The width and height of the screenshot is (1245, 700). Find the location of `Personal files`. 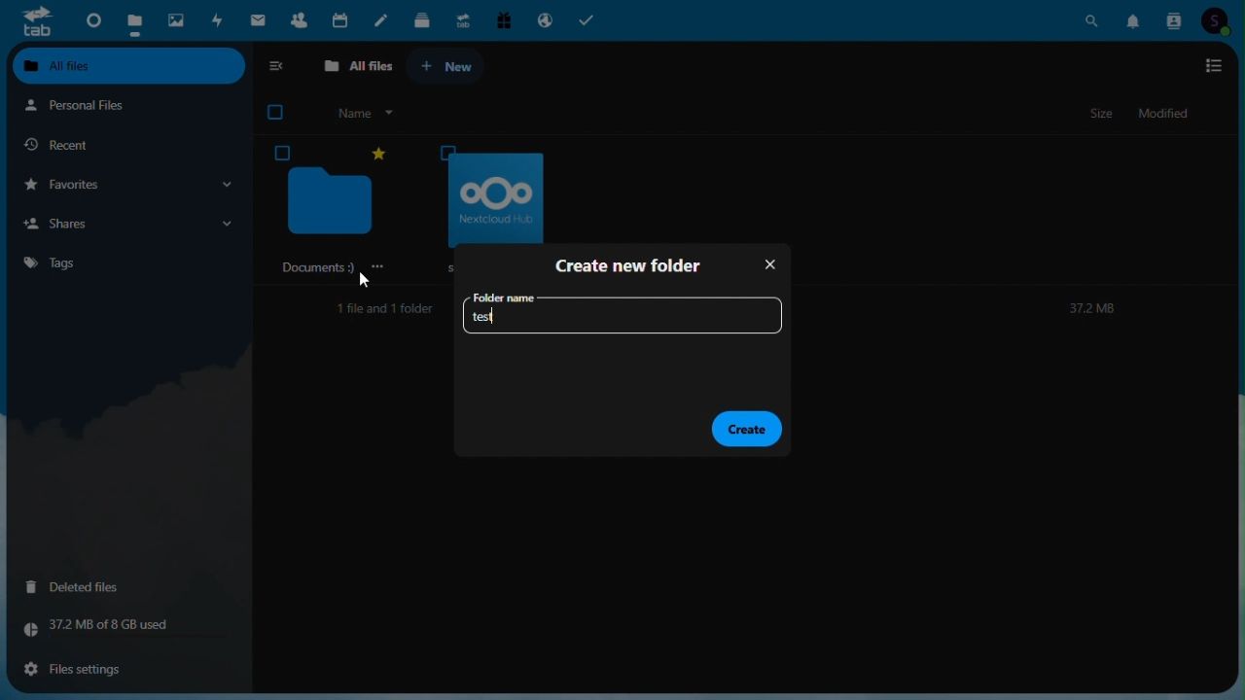

Personal files is located at coordinates (125, 105).